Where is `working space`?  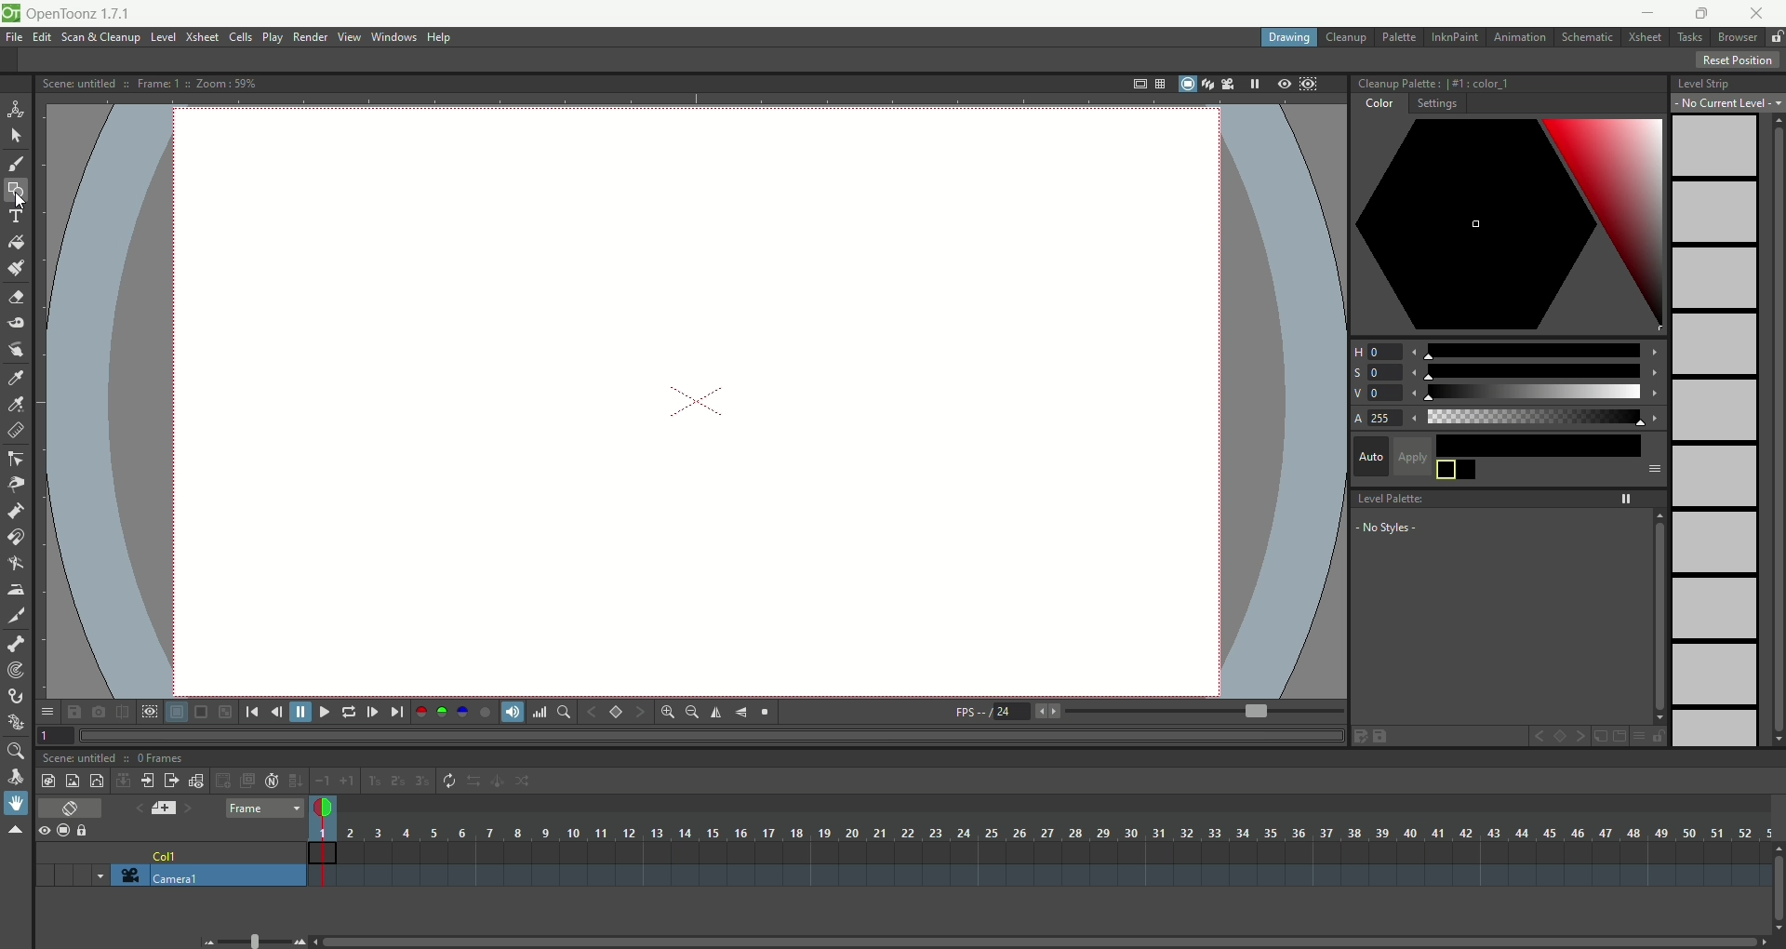
working space is located at coordinates (696, 404).